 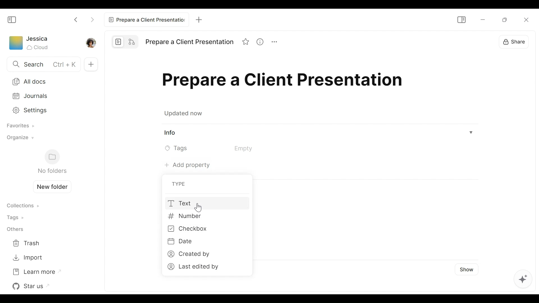 What do you see at coordinates (189, 42) in the screenshot?
I see `Title` at bounding box center [189, 42].